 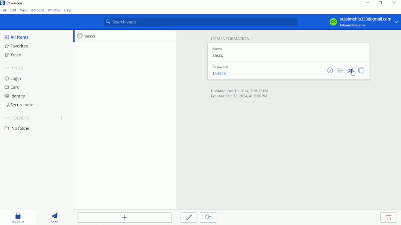 What do you see at coordinates (14, 87) in the screenshot?
I see `Card` at bounding box center [14, 87].